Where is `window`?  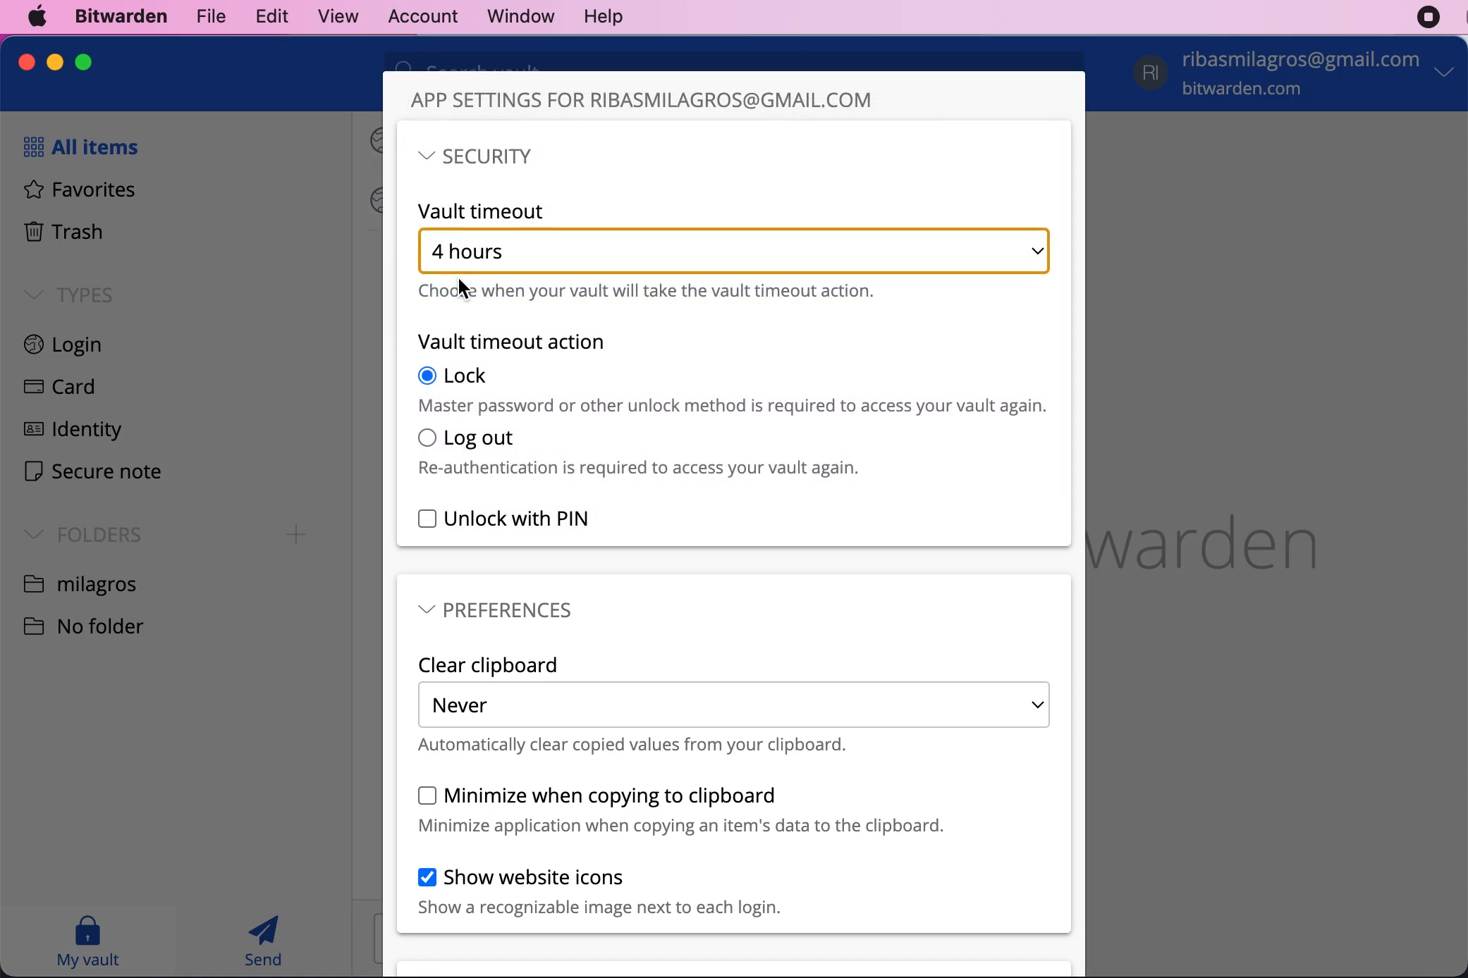
window is located at coordinates (513, 16).